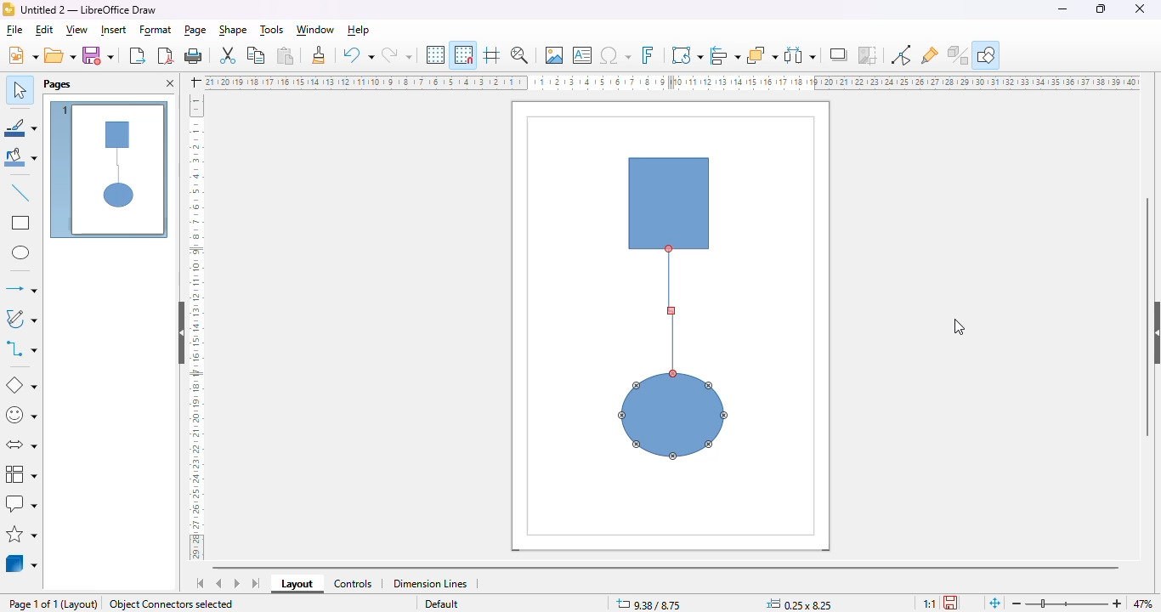  Describe the element at coordinates (1114, 603) in the screenshot. I see `zoom in` at that location.